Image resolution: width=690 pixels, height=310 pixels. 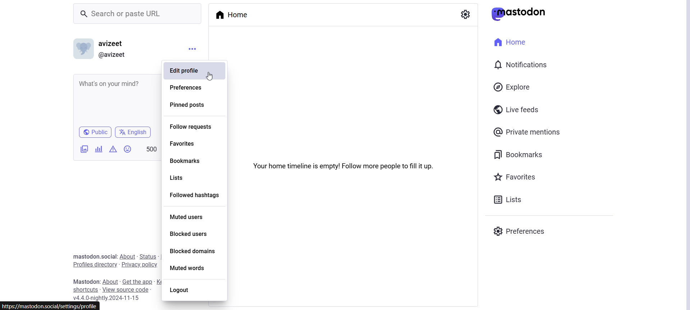 I want to click on Explore, so click(x=515, y=86).